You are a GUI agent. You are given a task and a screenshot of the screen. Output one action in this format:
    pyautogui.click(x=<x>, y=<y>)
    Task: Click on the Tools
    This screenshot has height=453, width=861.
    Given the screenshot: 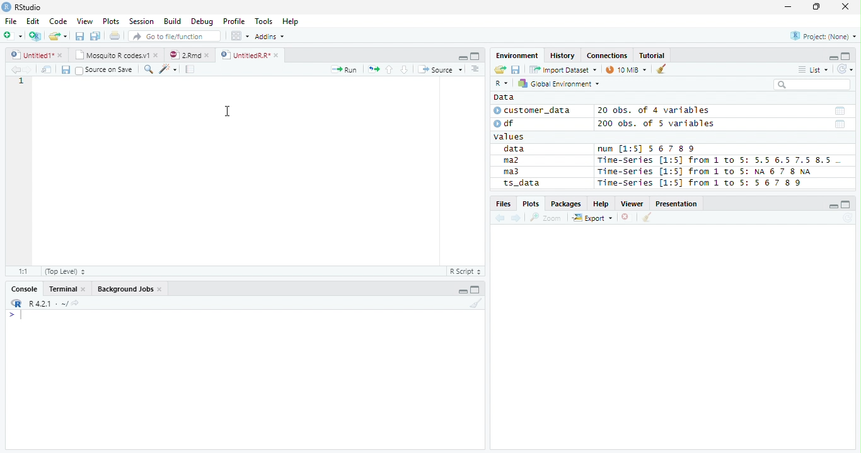 What is the action you would take?
    pyautogui.click(x=266, y=20)
    